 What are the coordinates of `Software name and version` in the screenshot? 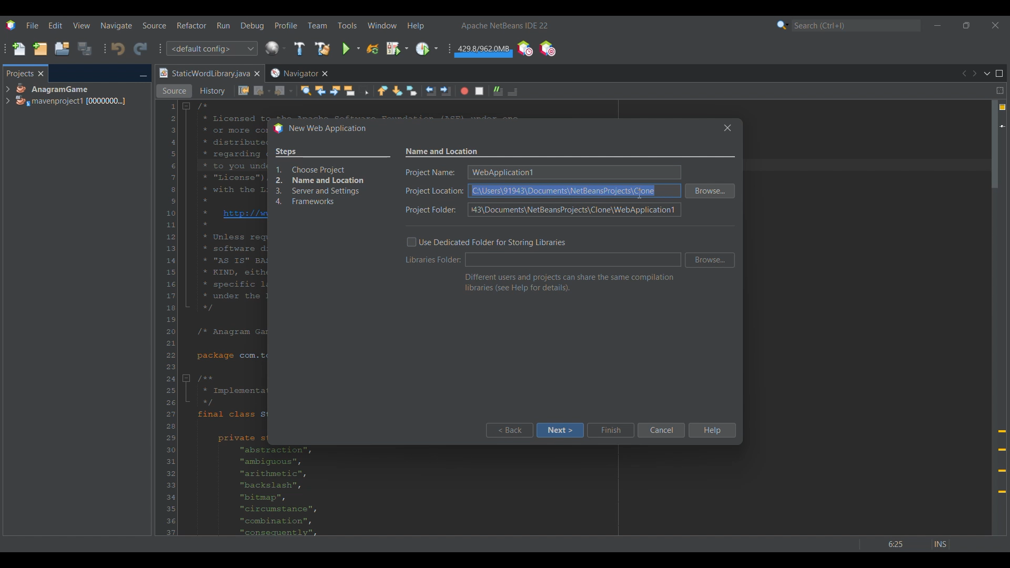 It's located at (505, 25).